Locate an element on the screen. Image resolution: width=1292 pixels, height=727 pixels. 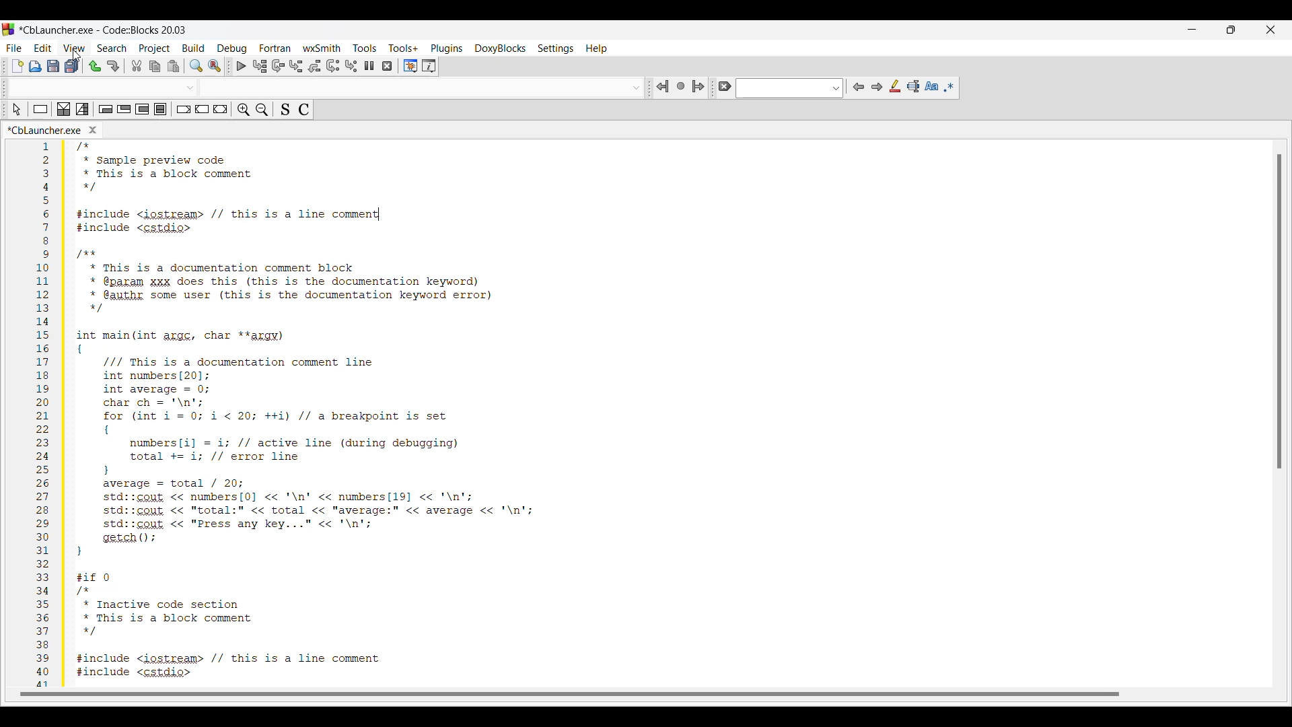
Selection is located at coordinates (82, 109).